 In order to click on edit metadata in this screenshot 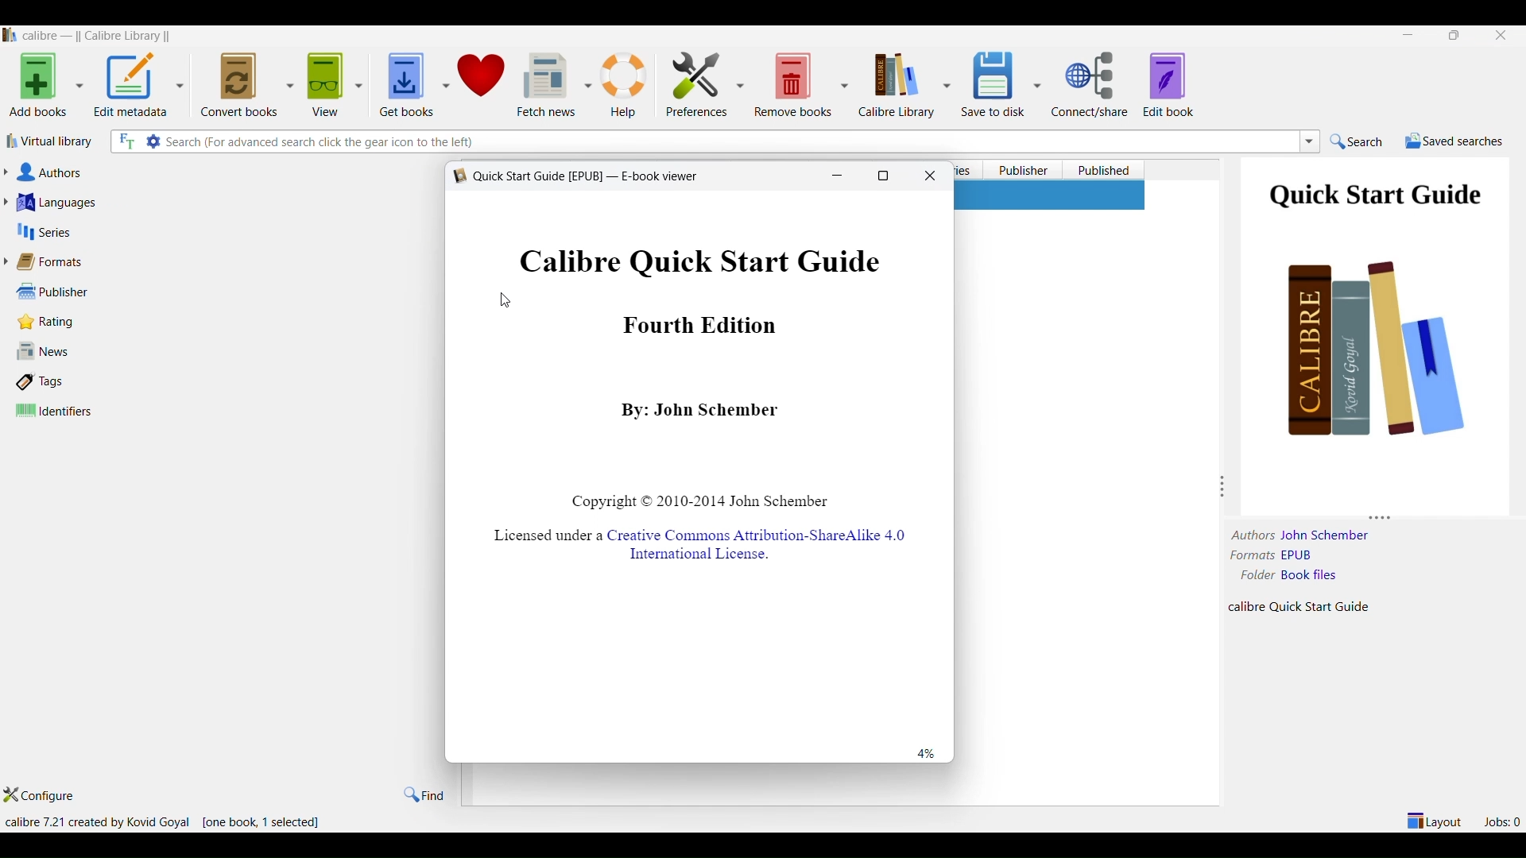, I will do `click(132, 87)`.